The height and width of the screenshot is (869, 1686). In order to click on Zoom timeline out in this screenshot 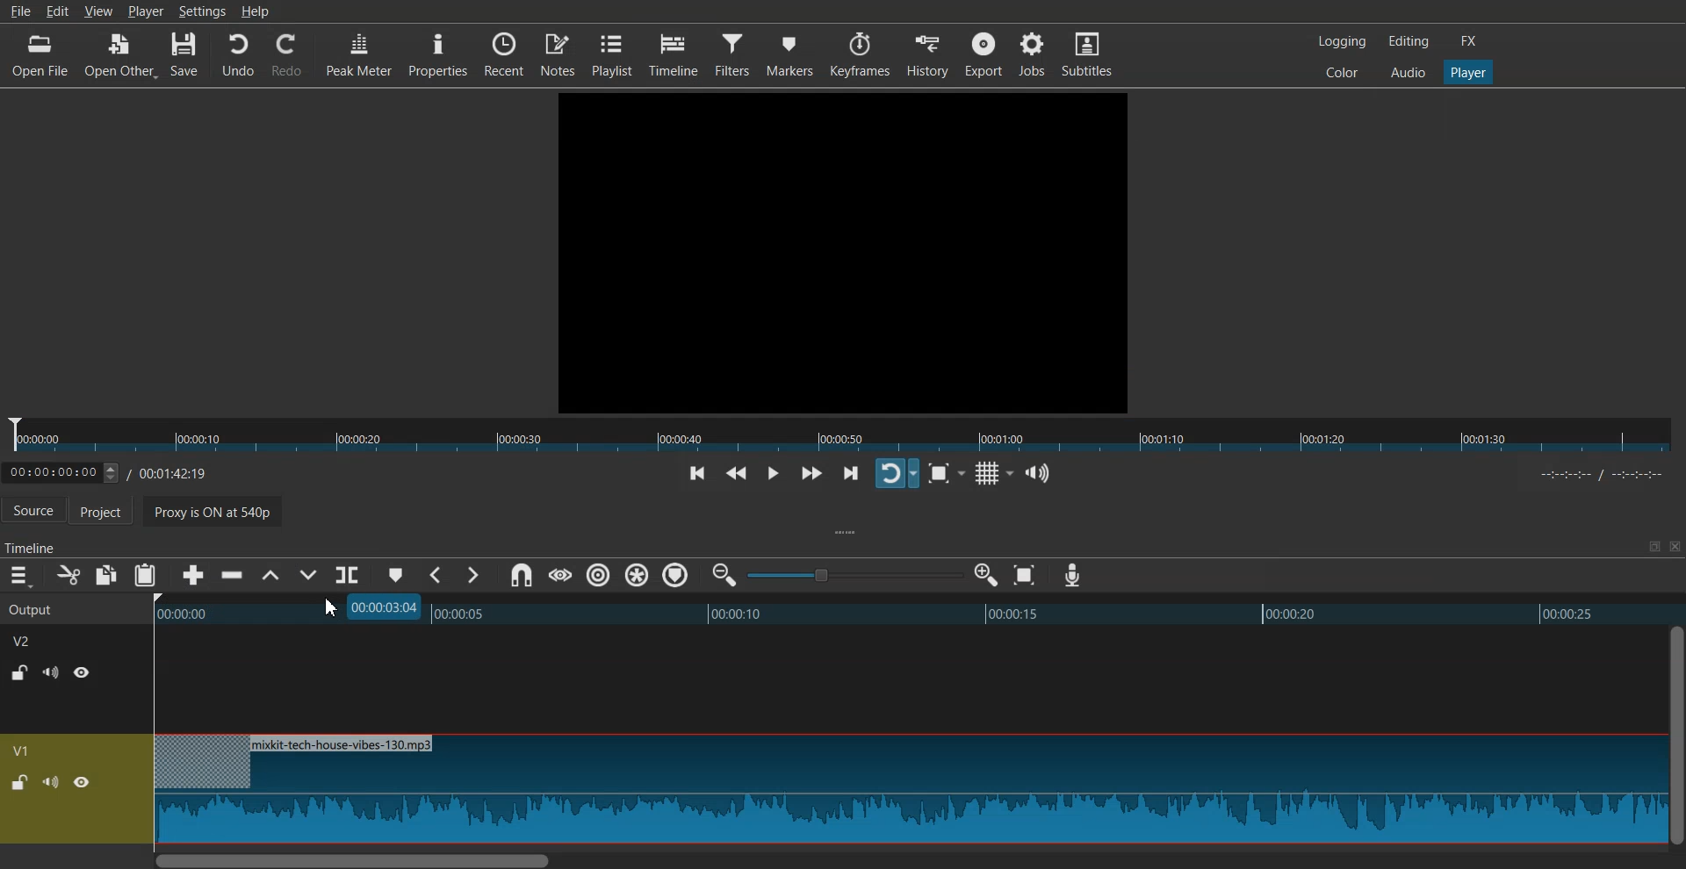, I will do `click(724, 574)`.